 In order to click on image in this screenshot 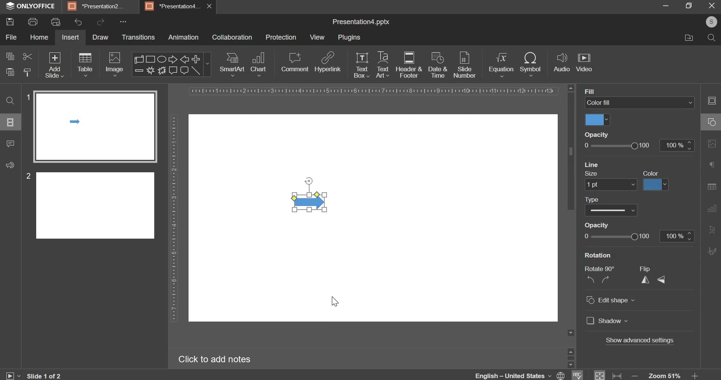, I will do `click(114, 64)`.